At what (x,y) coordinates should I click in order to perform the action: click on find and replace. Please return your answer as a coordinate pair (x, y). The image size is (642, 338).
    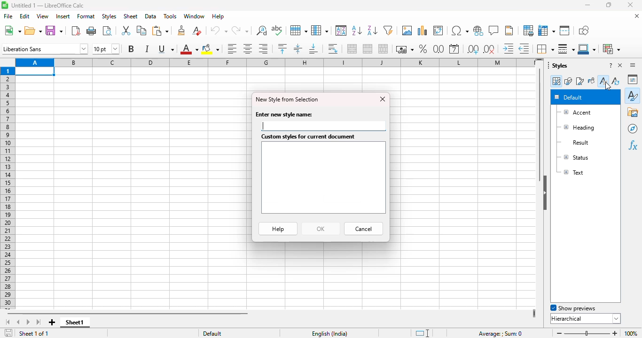
    Looking at the image, I should click on (262, 31).